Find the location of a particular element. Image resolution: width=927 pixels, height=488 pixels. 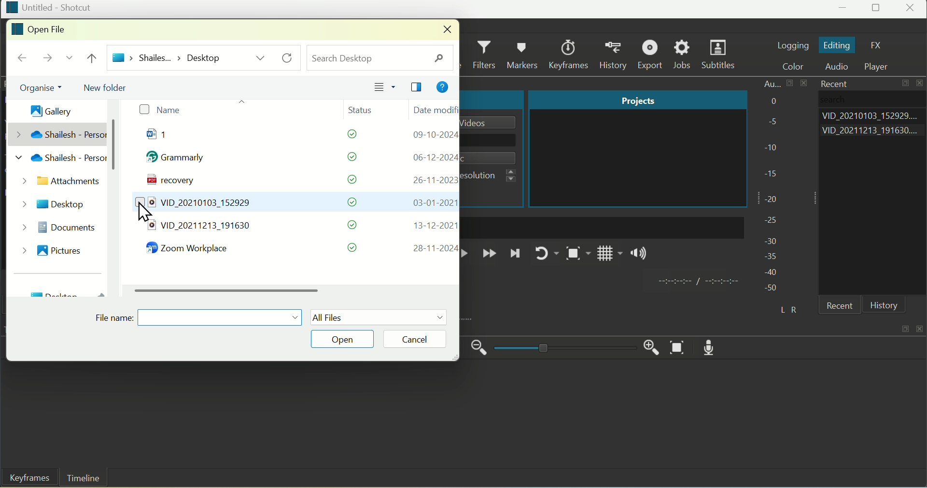

Documents is located at coordinates (69, 227).